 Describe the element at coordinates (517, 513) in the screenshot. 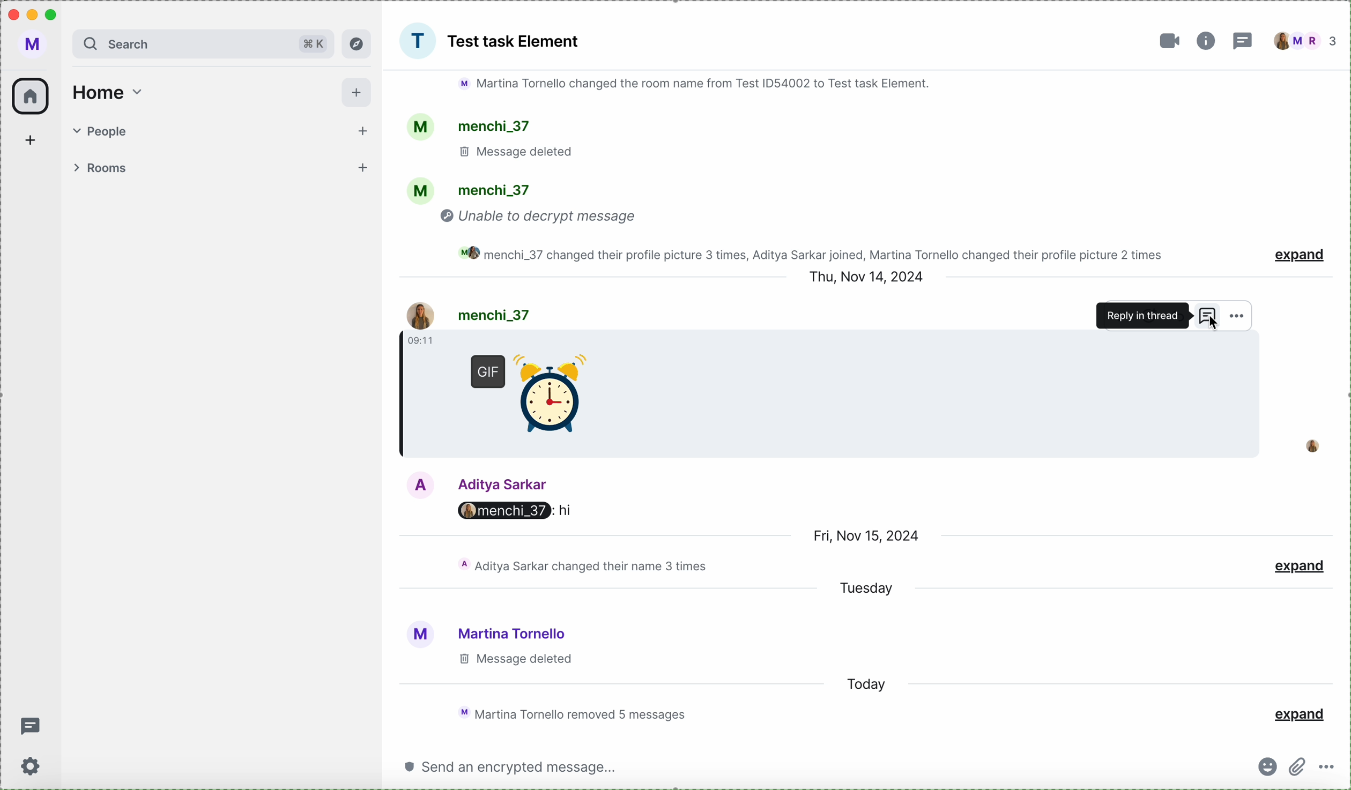

I see `Aditya's message` at that location.